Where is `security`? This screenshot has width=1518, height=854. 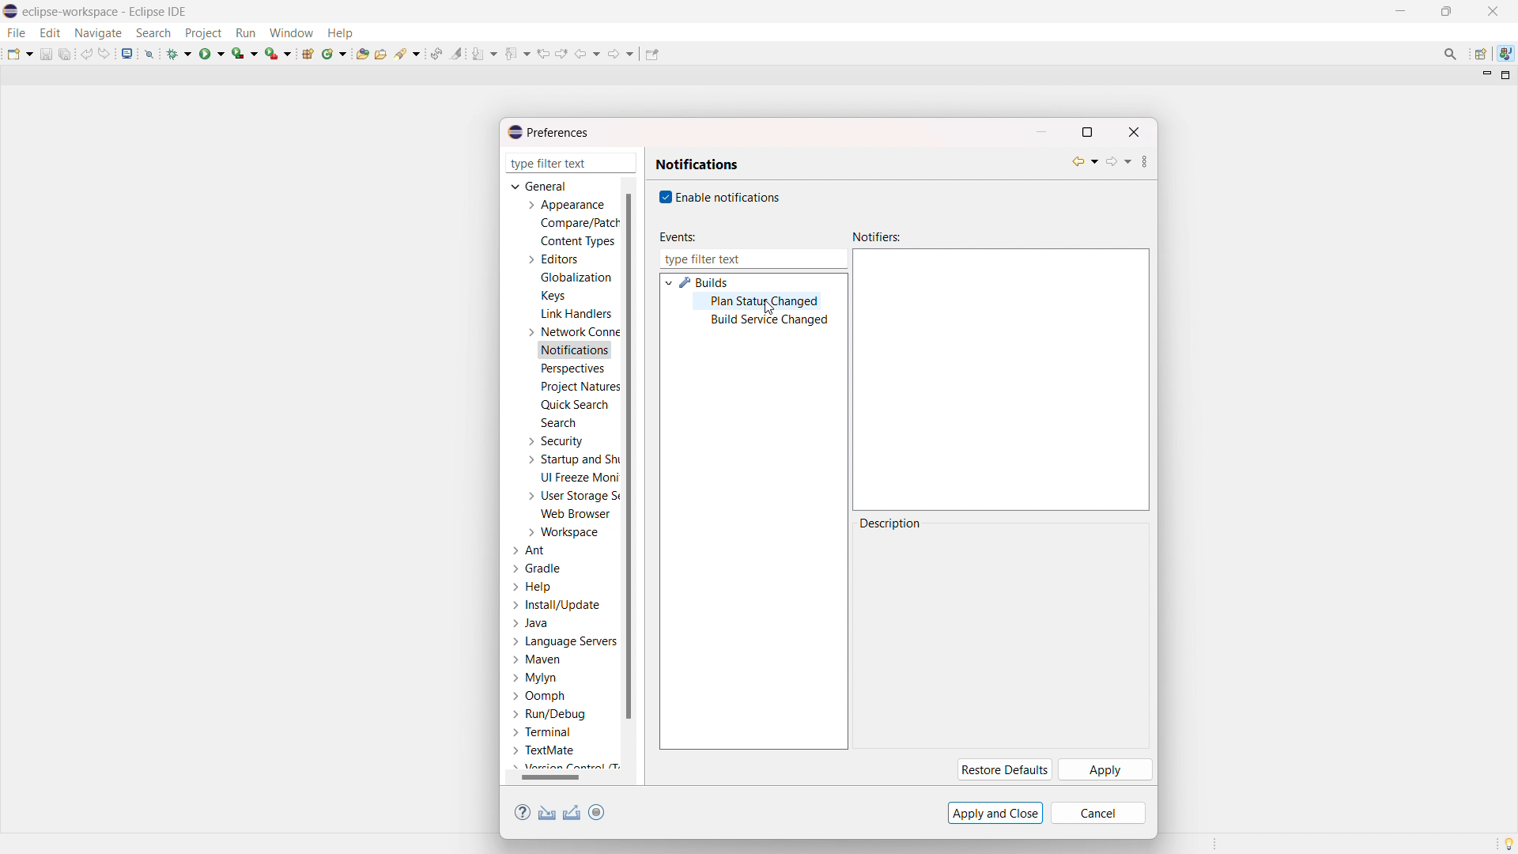 security is located at coordinates (554, 441).